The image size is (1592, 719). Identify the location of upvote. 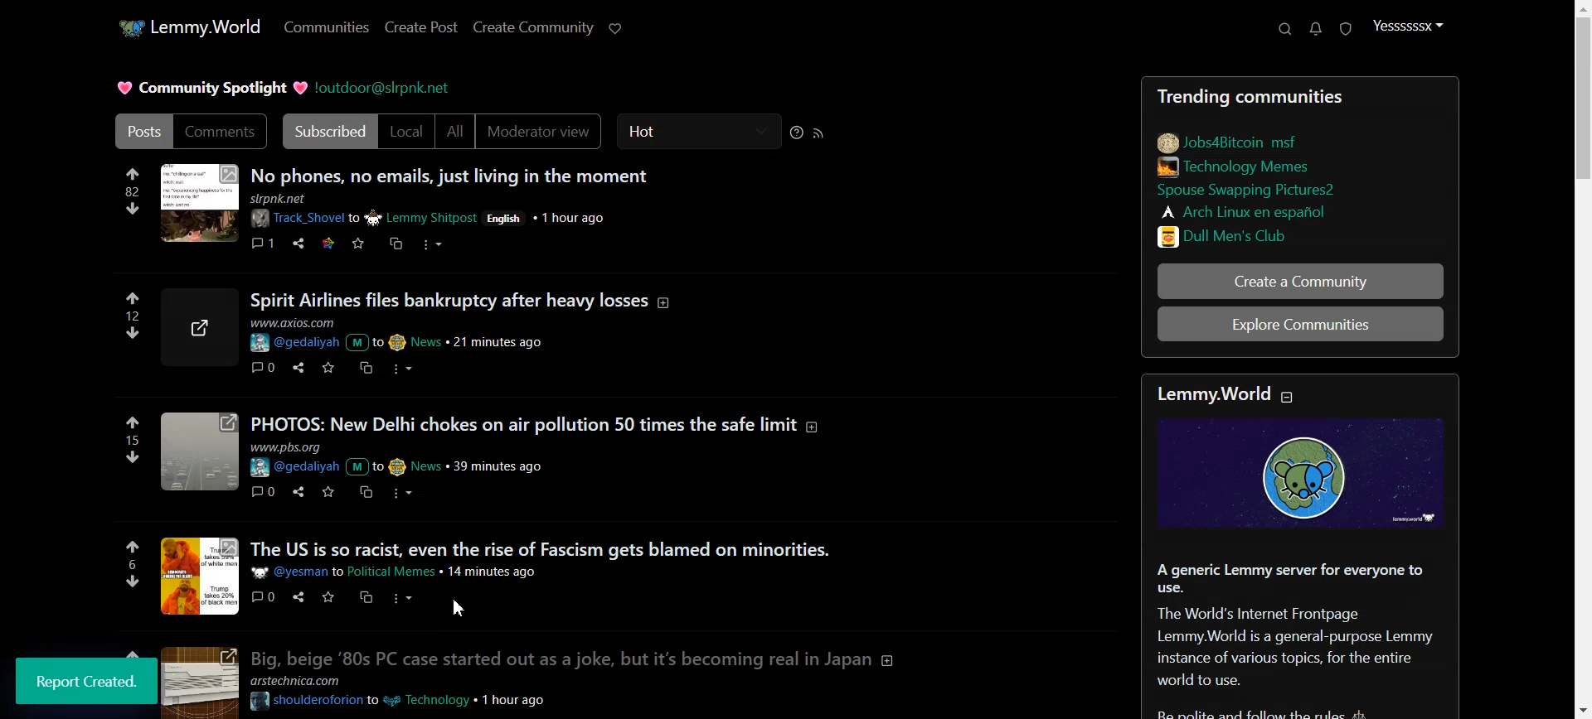
(132, 172).